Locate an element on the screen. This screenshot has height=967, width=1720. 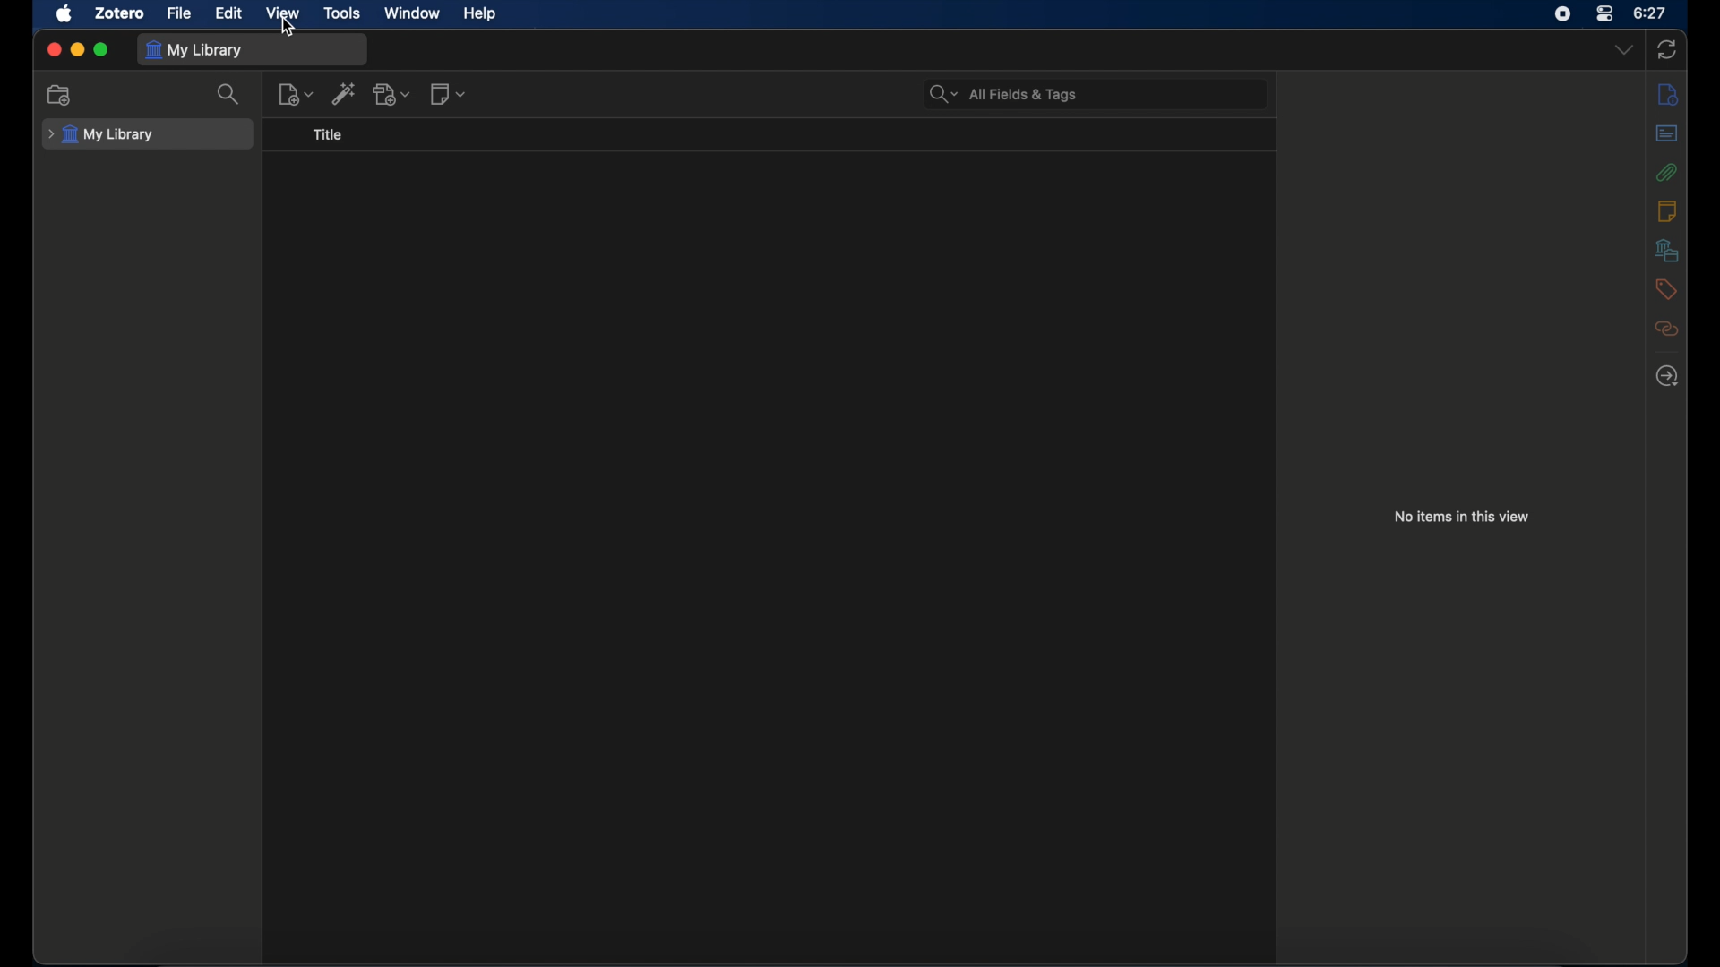
my library is located at coordinates (195, 49).